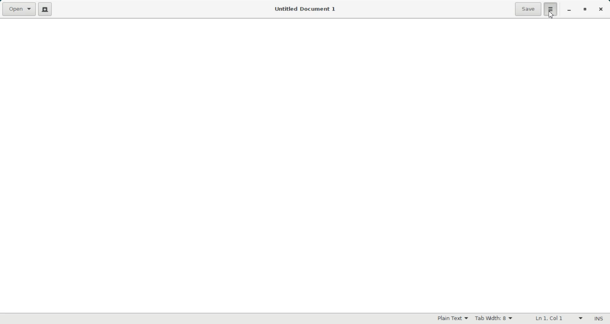 This screenshot has width=610, height=324. I want to click on Maximize, so click(585, 10).